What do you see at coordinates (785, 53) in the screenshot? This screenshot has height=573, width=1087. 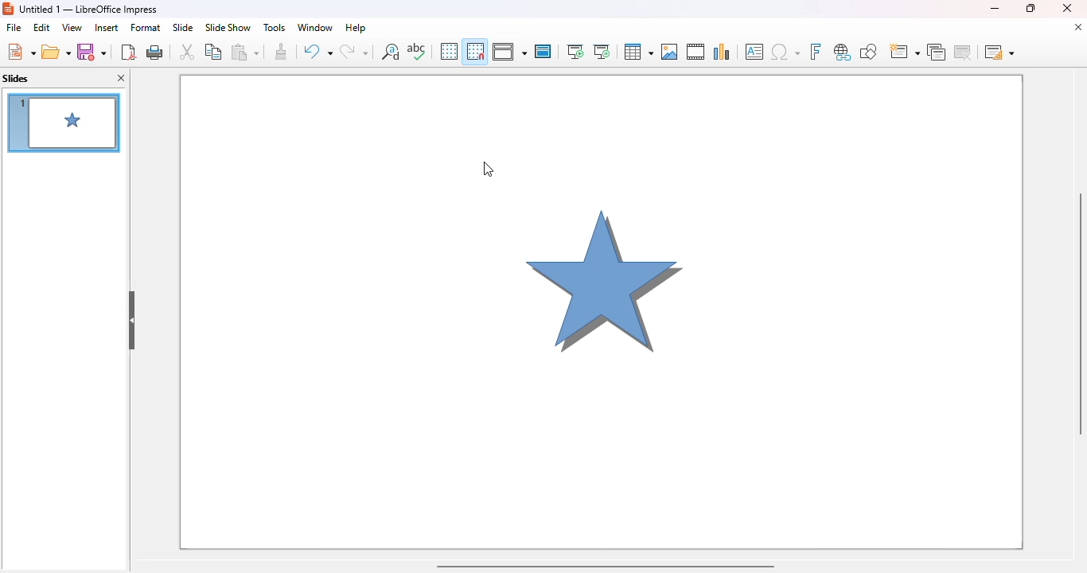 I see `insert special characters` at bounding box center [785, 53].